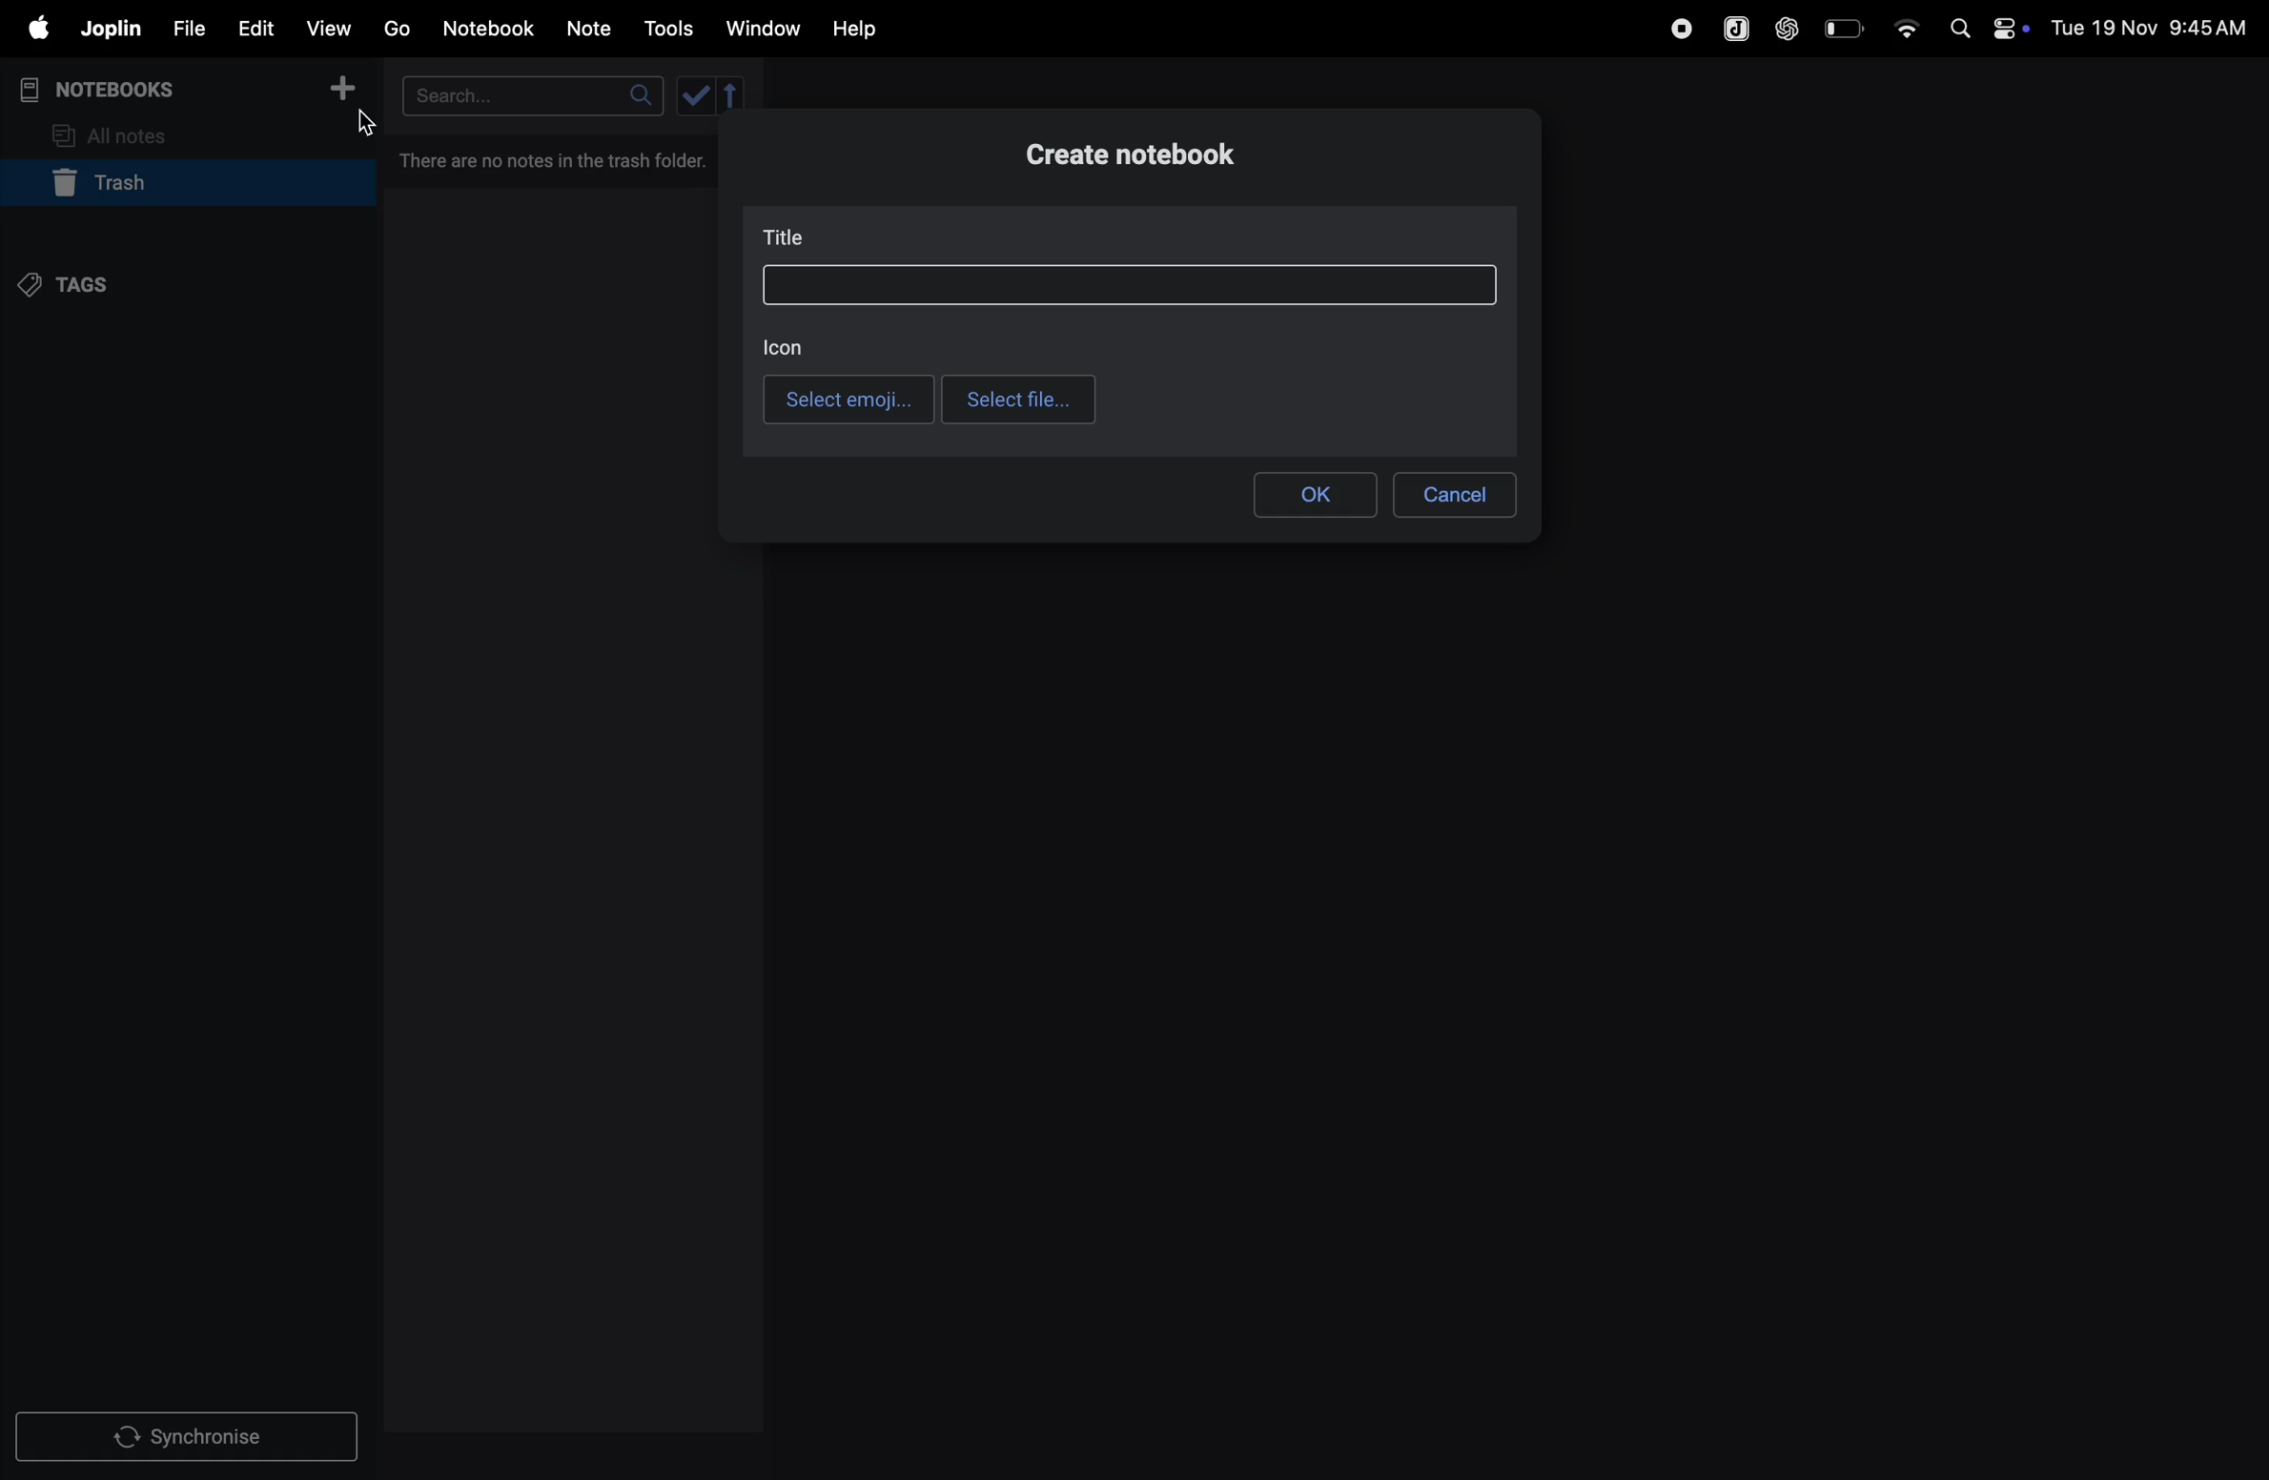 Image resolution: width=2269 pixels, height=1480 pixels. Describe the element at coordinates (1681, 26) in the screenshot. I see `record` at that location.